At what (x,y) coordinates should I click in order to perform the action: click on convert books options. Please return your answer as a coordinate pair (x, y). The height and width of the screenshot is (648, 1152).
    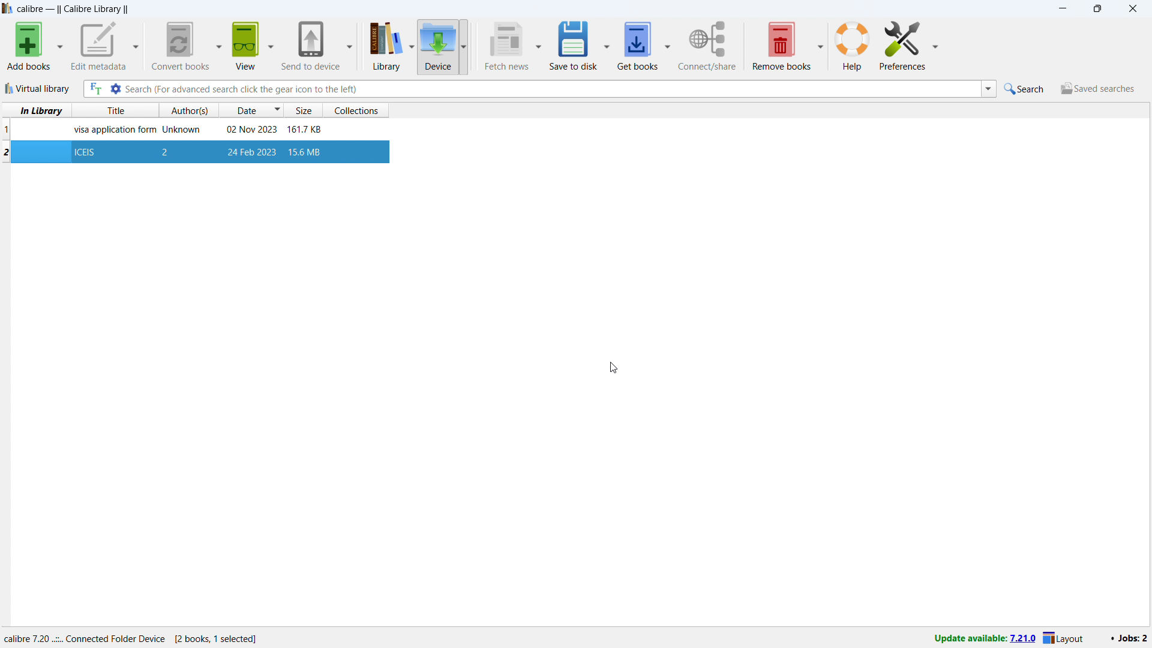
    Looking at the image, I should click on (218, 45).